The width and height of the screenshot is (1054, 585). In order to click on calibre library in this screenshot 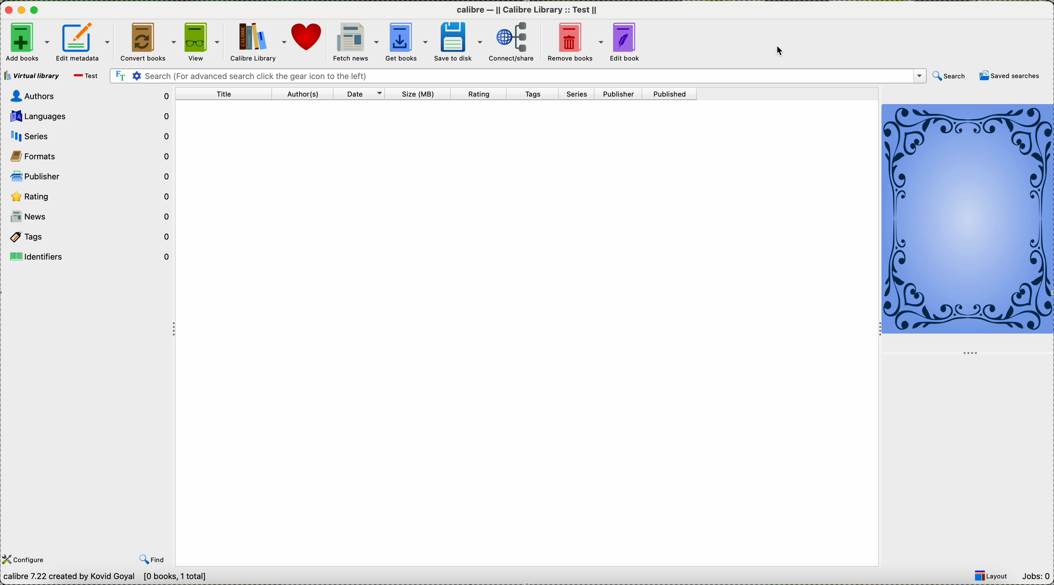, I will do `click(259, 42)`.